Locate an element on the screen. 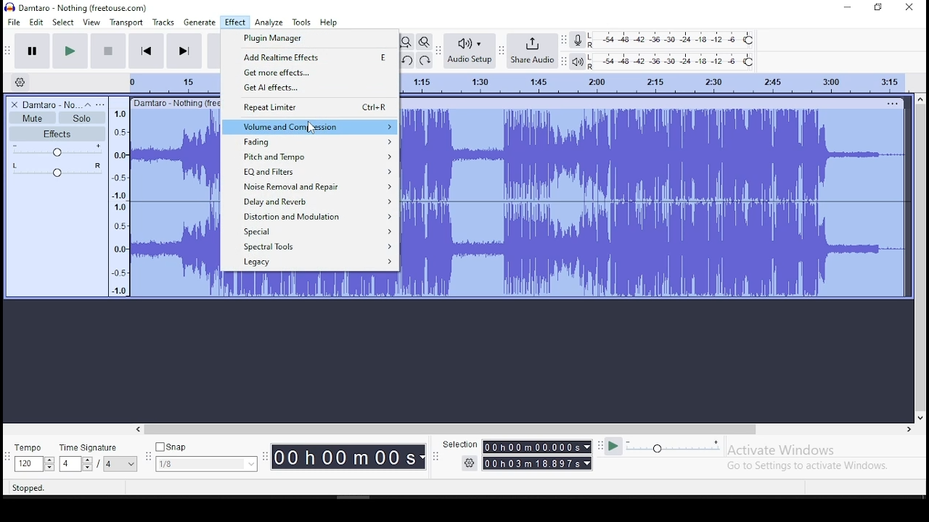 The image size is (929, 522). track time is located at coordinates (654, 81).